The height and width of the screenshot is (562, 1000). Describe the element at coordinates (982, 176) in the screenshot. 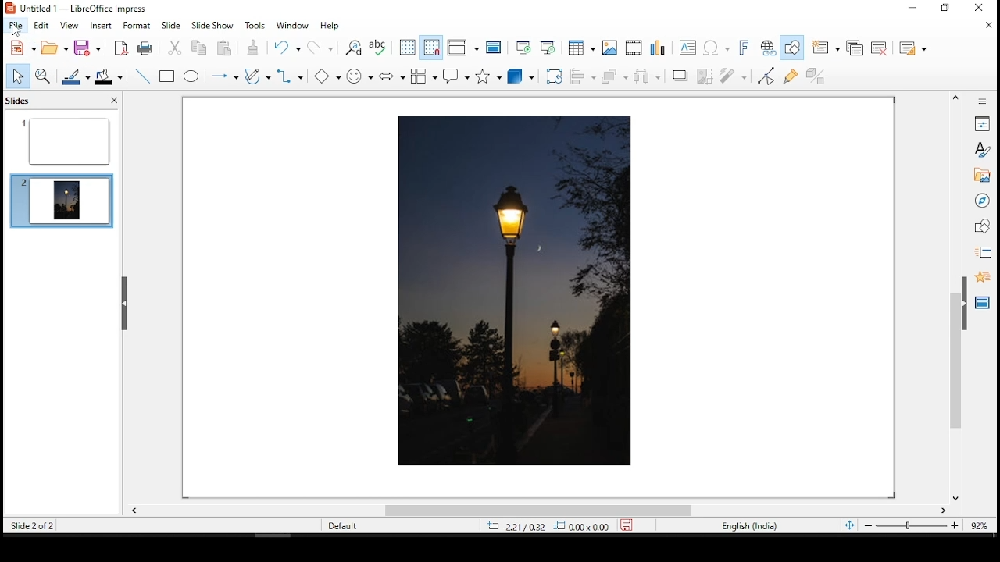

I see `gallery` at that location.